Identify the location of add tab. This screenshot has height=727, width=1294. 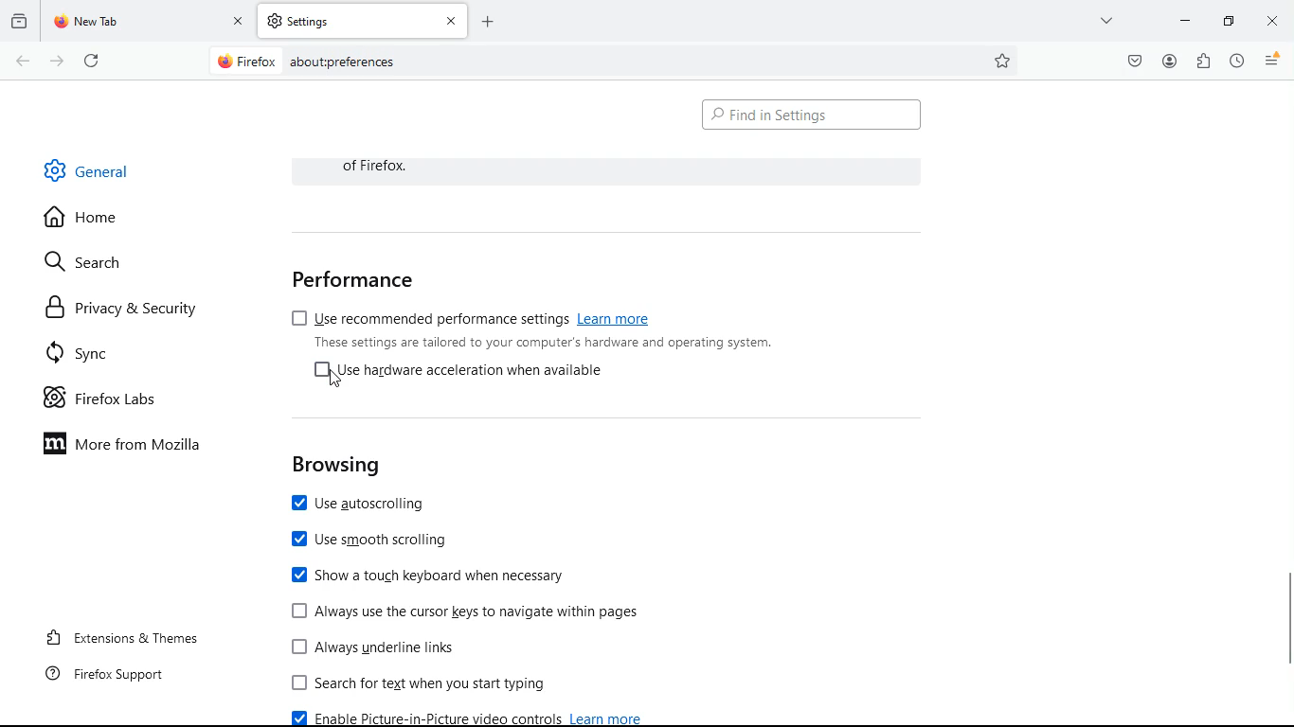
(488, 21).